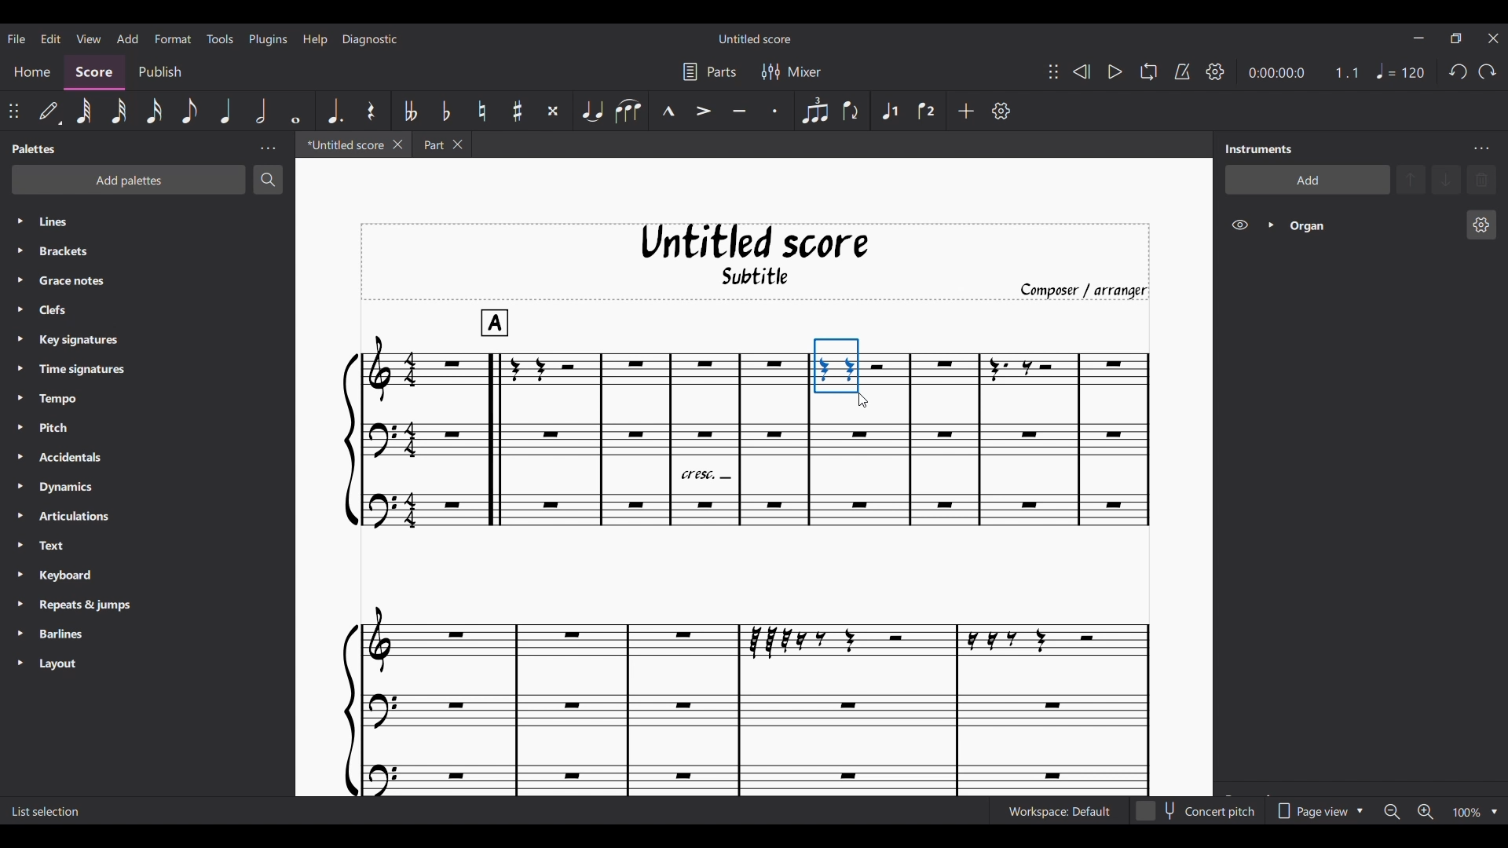  What do you see at coordinates (668, 111) in the screenshot?
I see `Marcato` at bounding box center [668, 111].